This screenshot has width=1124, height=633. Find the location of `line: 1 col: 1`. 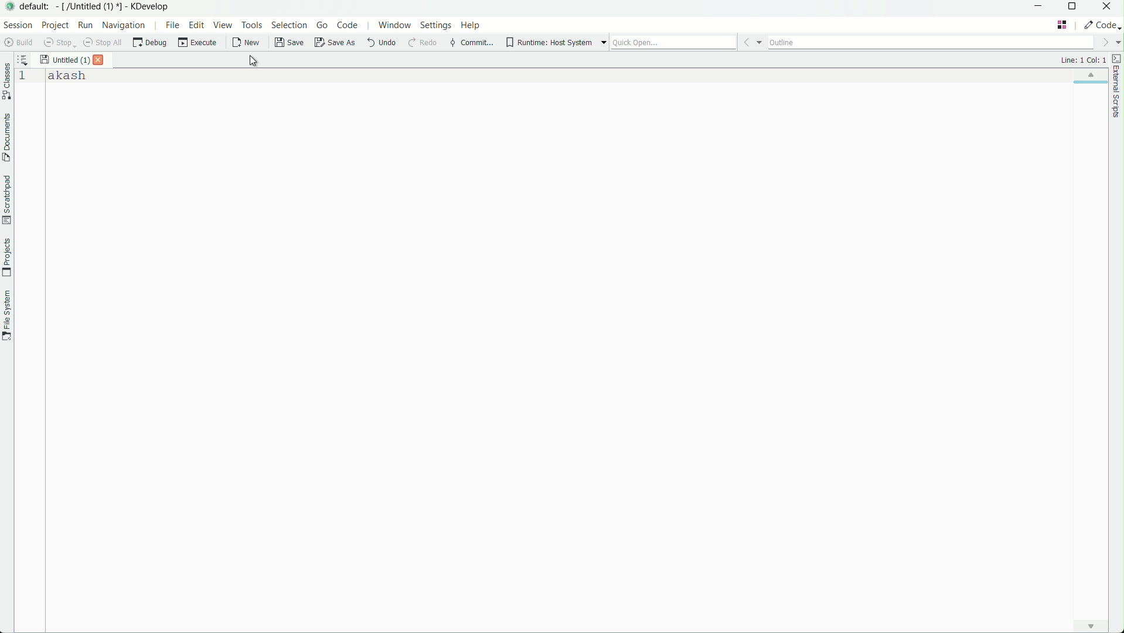

line: 1 col: 1 is located at coordinates (1082, 60).